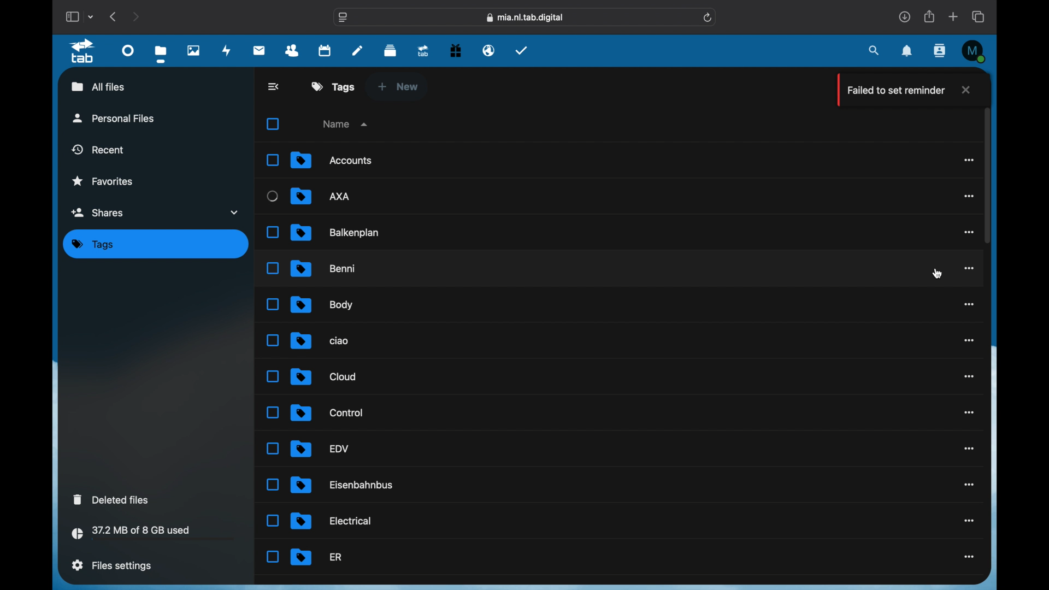 This screenshot has height=590, width=1049. What do you see at coordinates (273, 340) in the screenshot?
I see `Unselected Checkbox` at bounding box center [273, 340].